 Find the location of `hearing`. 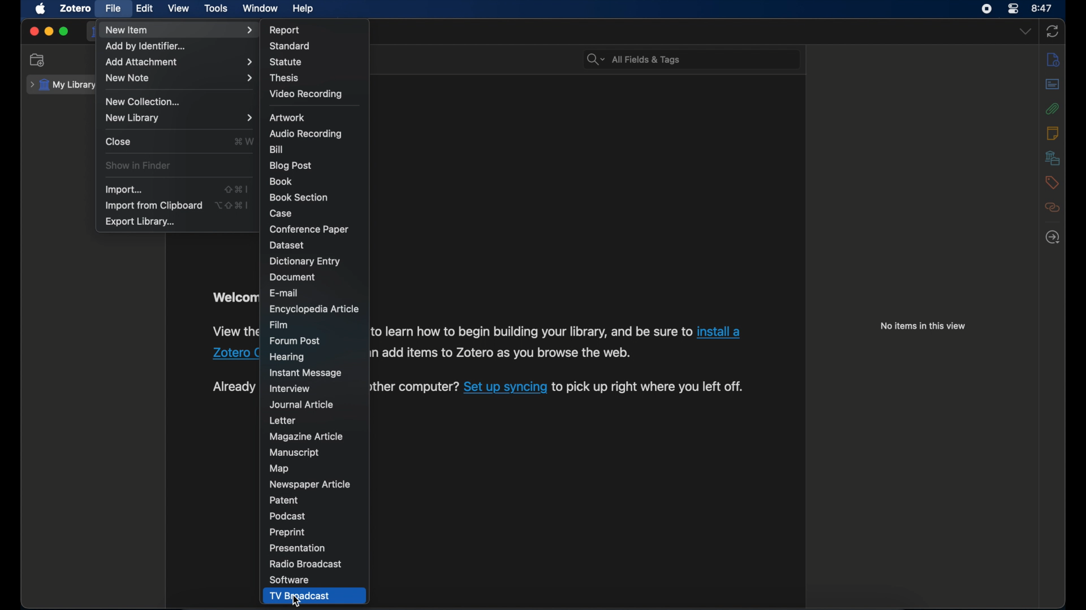

hearing is located at coordinates (287, 356).